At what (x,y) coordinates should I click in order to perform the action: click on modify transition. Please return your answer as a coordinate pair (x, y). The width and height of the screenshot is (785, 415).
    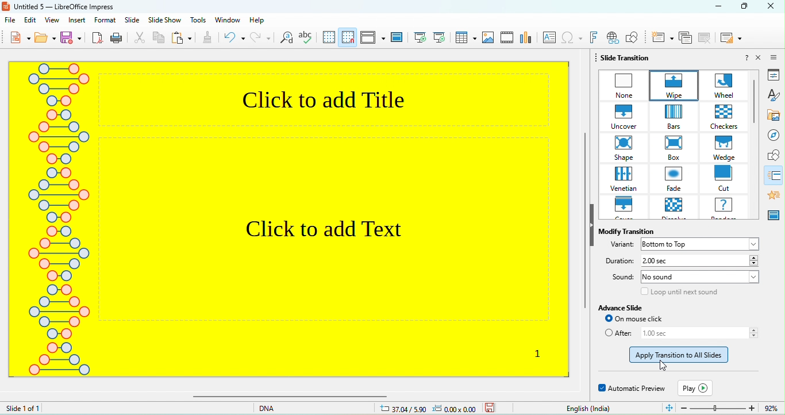
    Looking at the image, I should click on (625, 229).